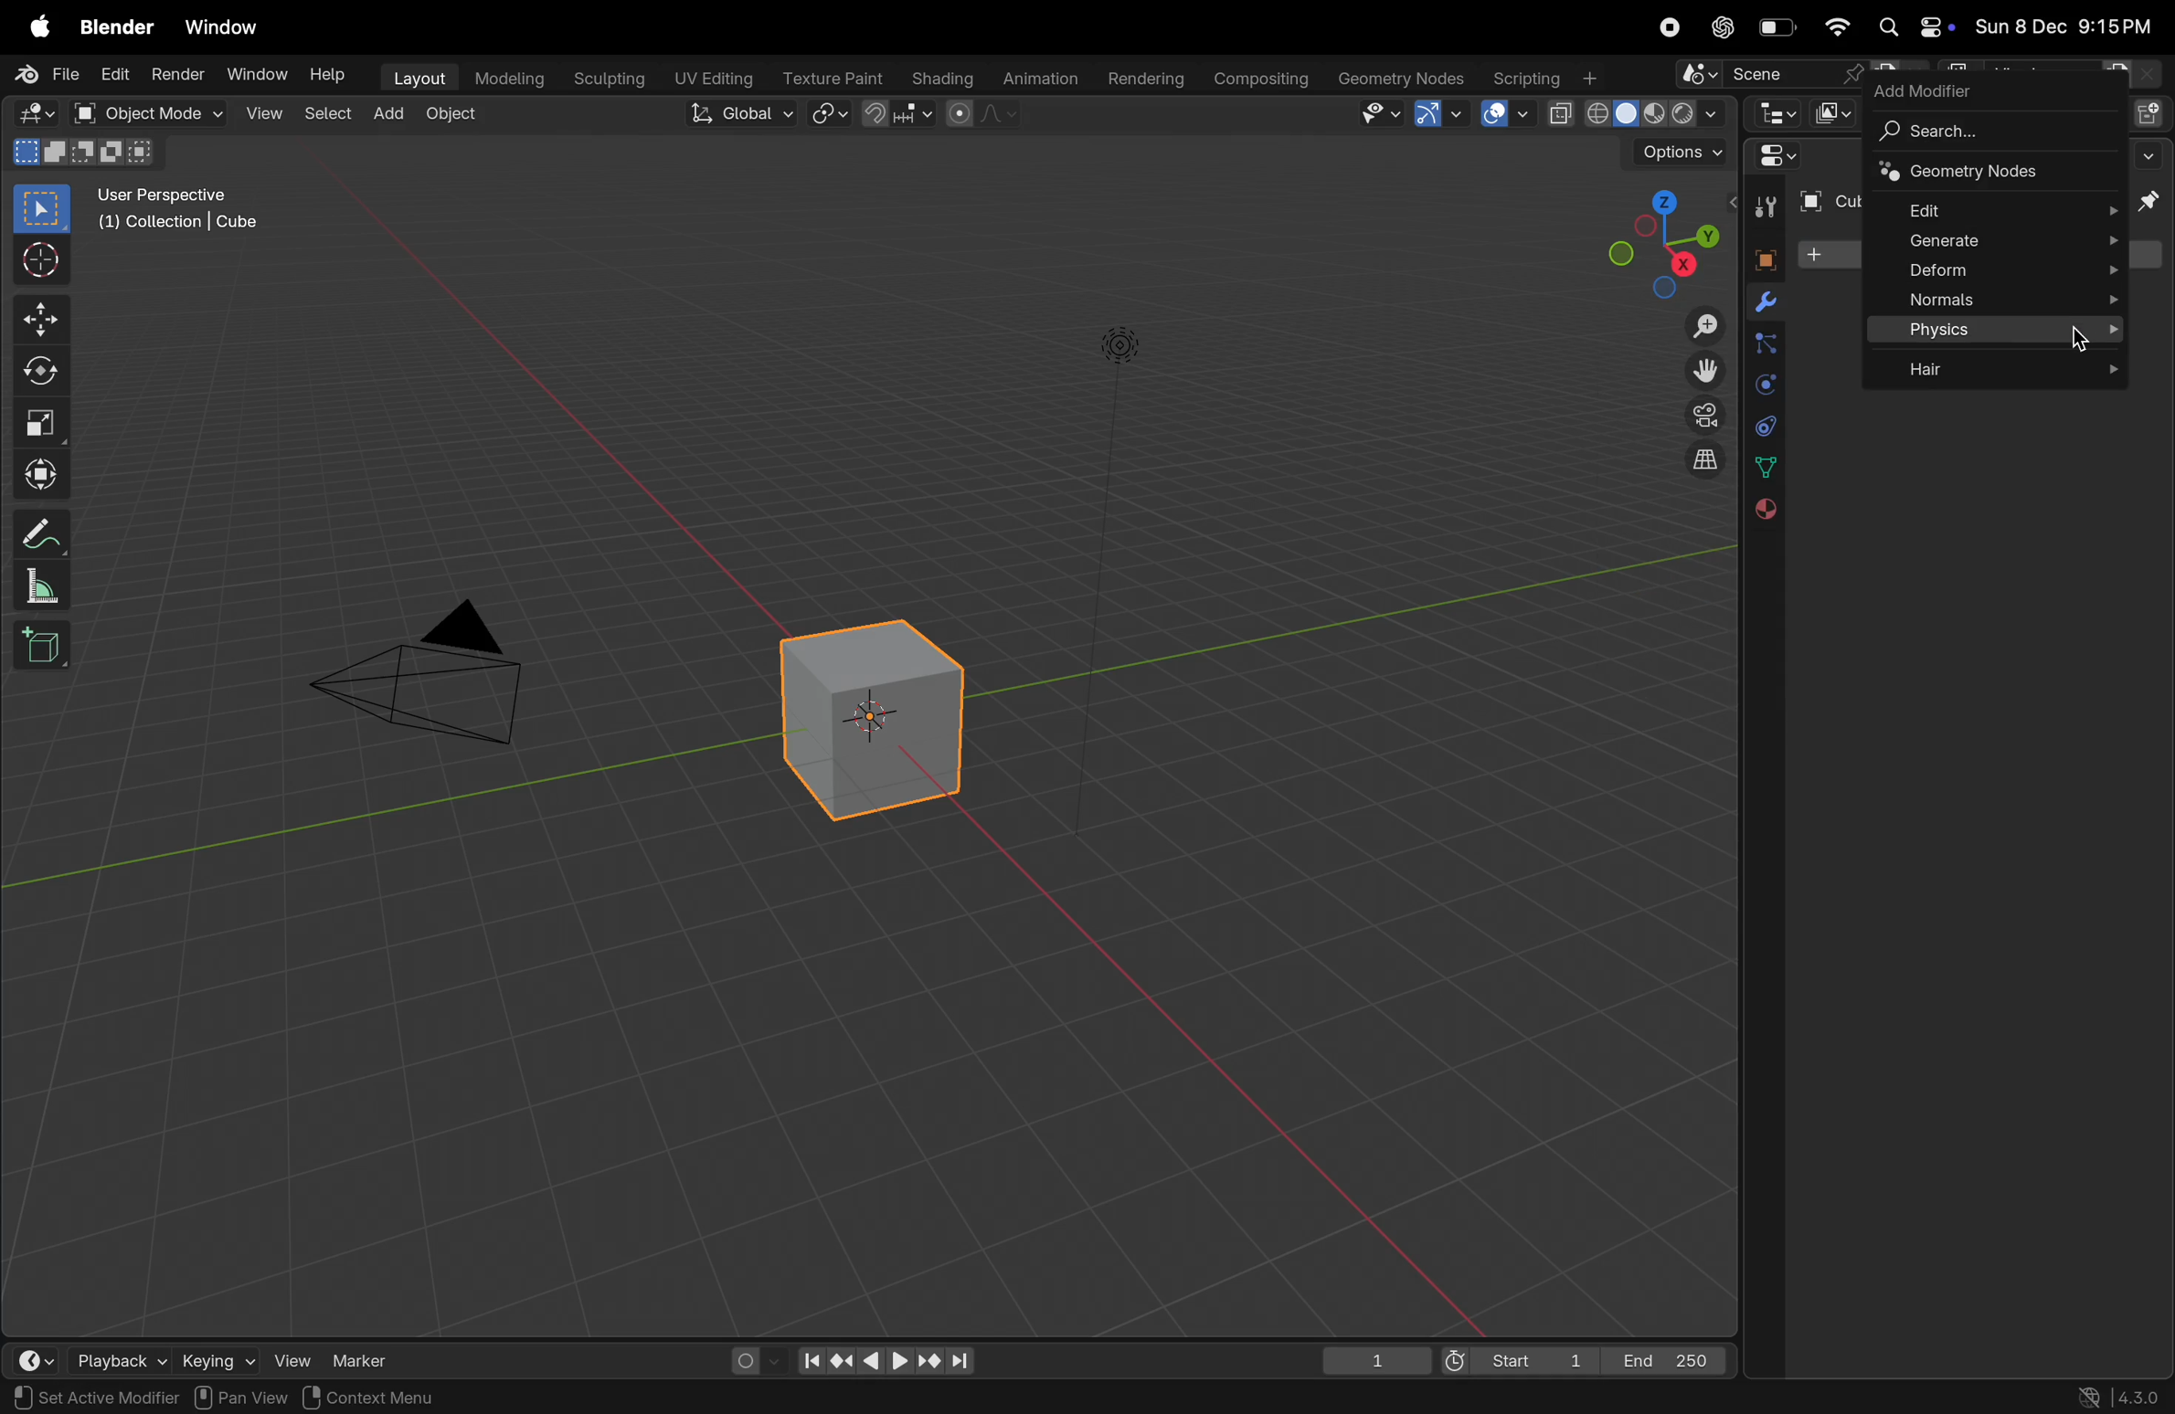 This screenshot has height=1414, width=2175. What do you see at coordinates (1764, 424) in the screenshot?
I see `constraints` at bounding box center [1764, 424].